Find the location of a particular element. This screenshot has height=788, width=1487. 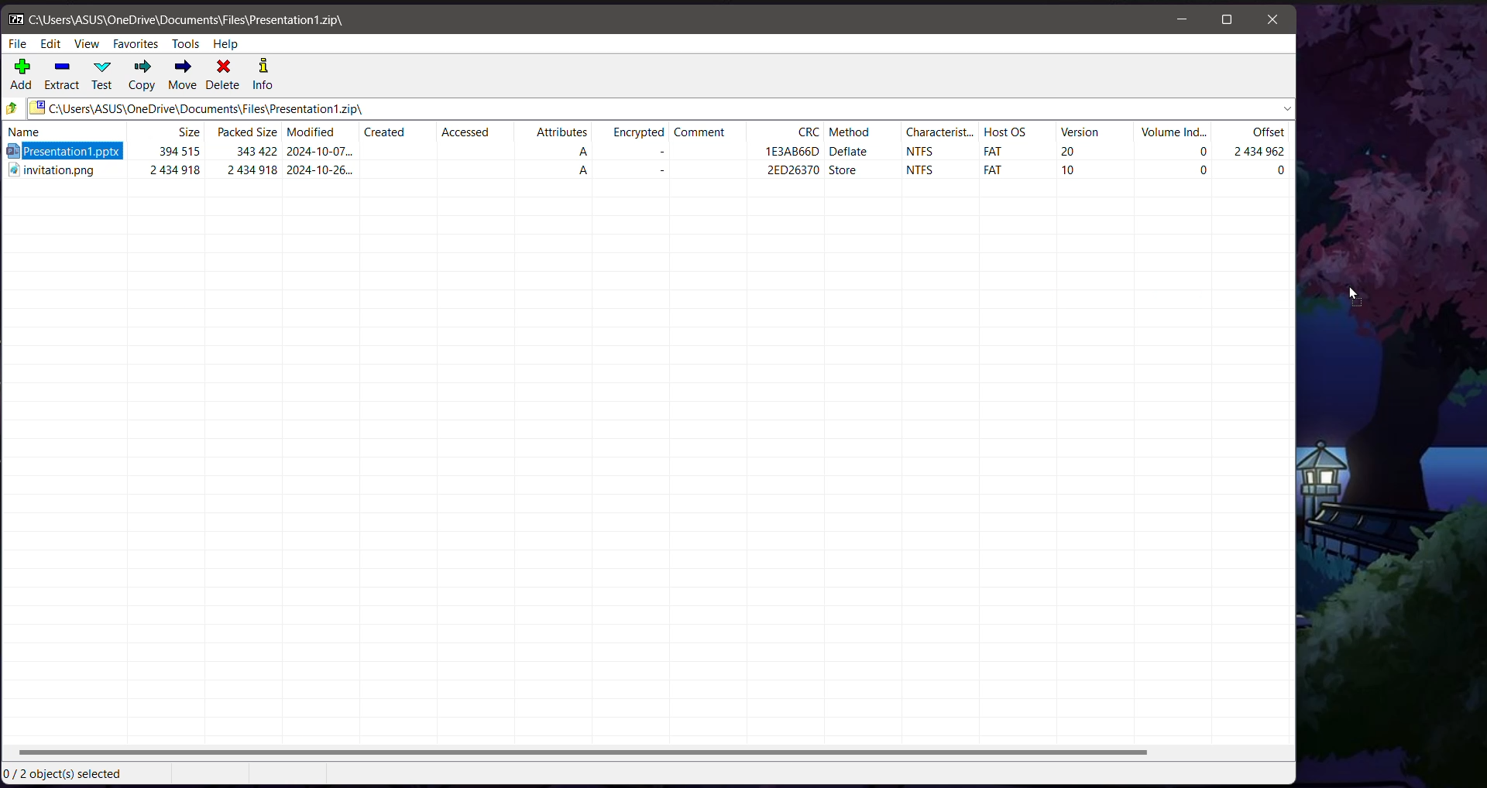

ecrypted is located at coordinates (639, 135).